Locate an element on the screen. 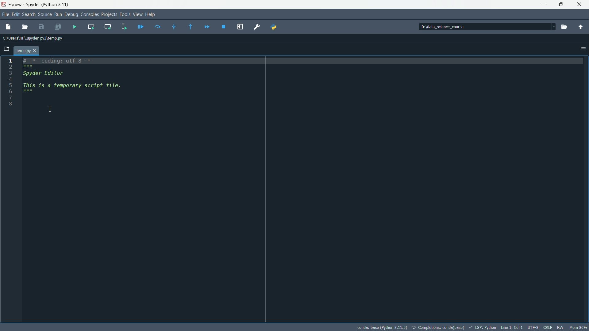  save all files is located at coordinates (57, 26).